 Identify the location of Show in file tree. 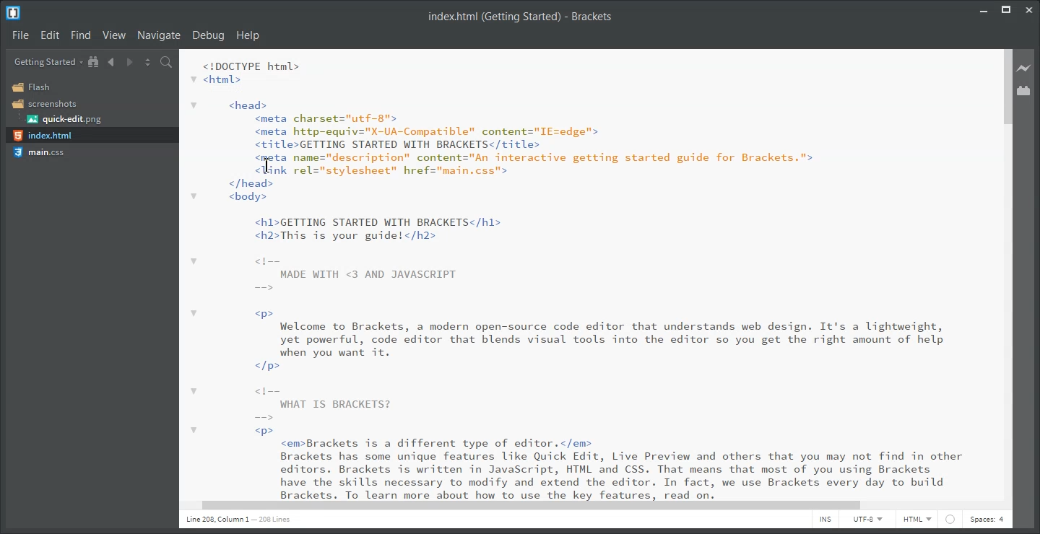
(95, 61).